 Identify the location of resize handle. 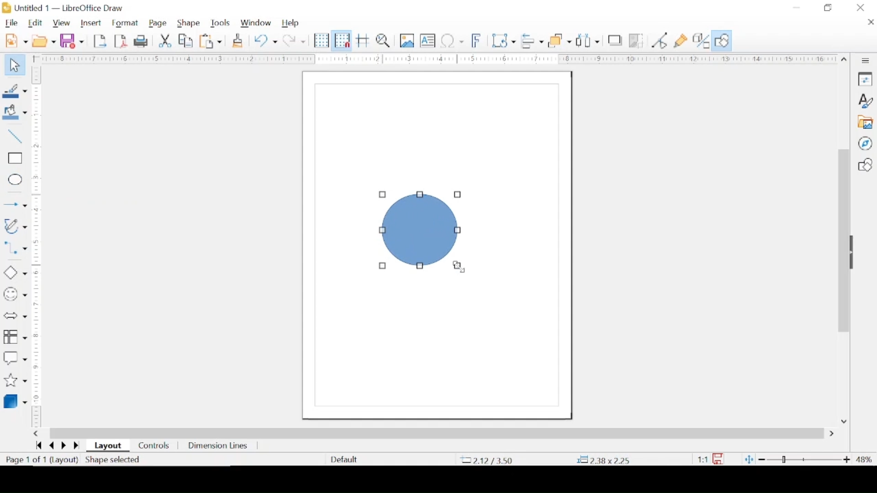
(383, 266).